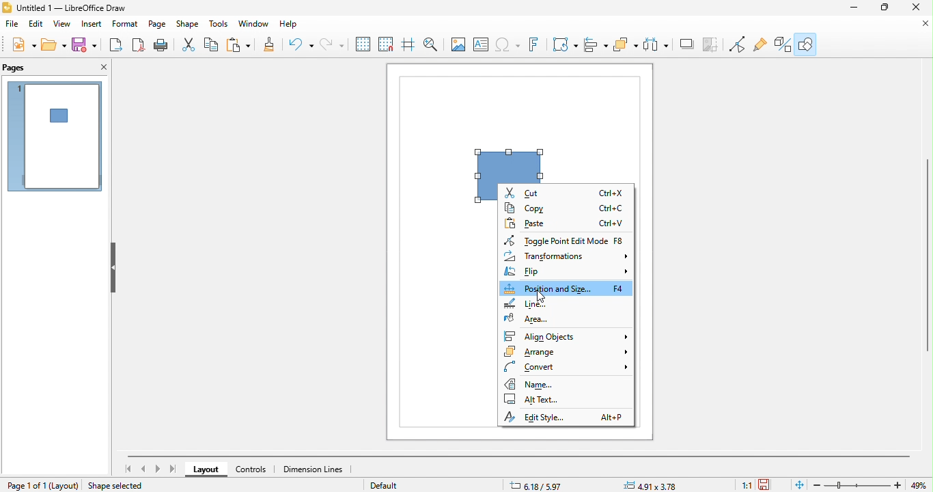 This screenshot has height=492, width=933. What do you see at coordinates (84, 44) in the screenshot?
I see `save` at bounding box center [84, 44].